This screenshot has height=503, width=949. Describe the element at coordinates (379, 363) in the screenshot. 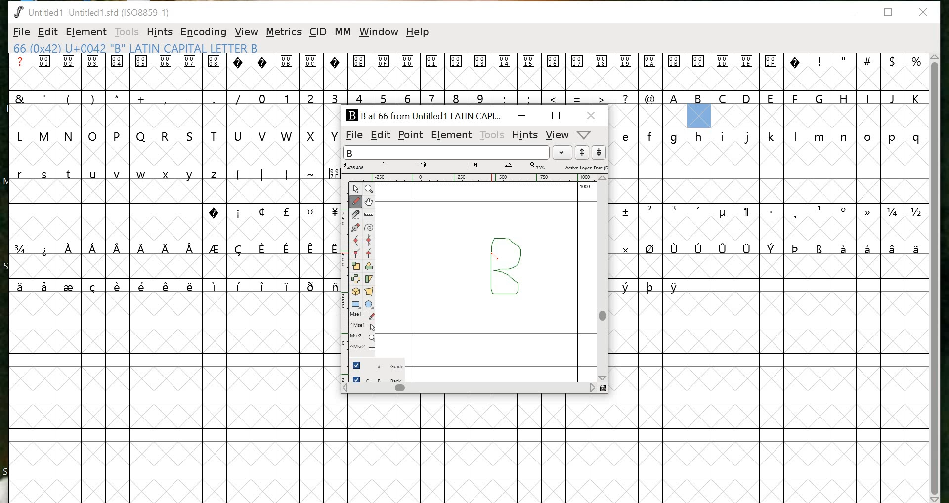

I see `guide layer` at that location.